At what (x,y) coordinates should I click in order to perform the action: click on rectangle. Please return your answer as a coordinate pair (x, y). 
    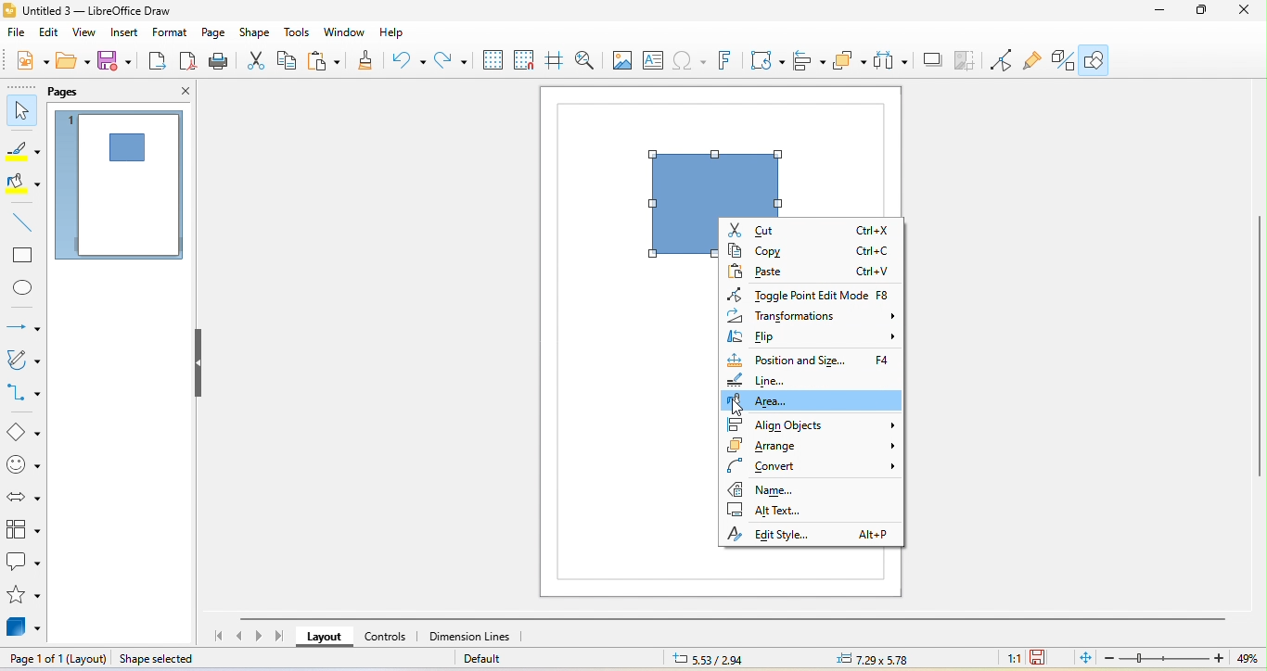
    Looking at the image, I should click on (22, 256).